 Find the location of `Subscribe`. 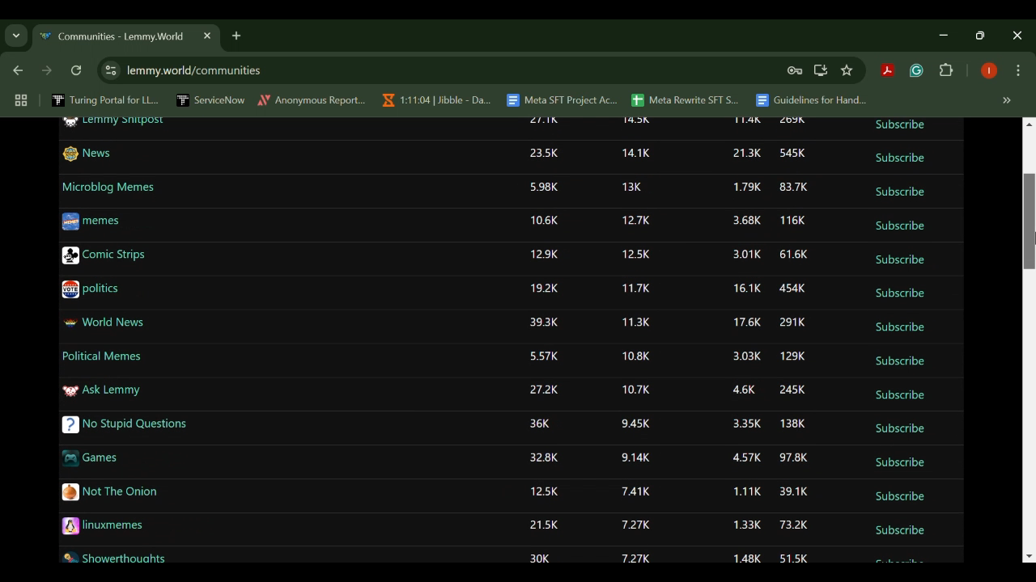

Subscribe is located at coordinates (901, 328).